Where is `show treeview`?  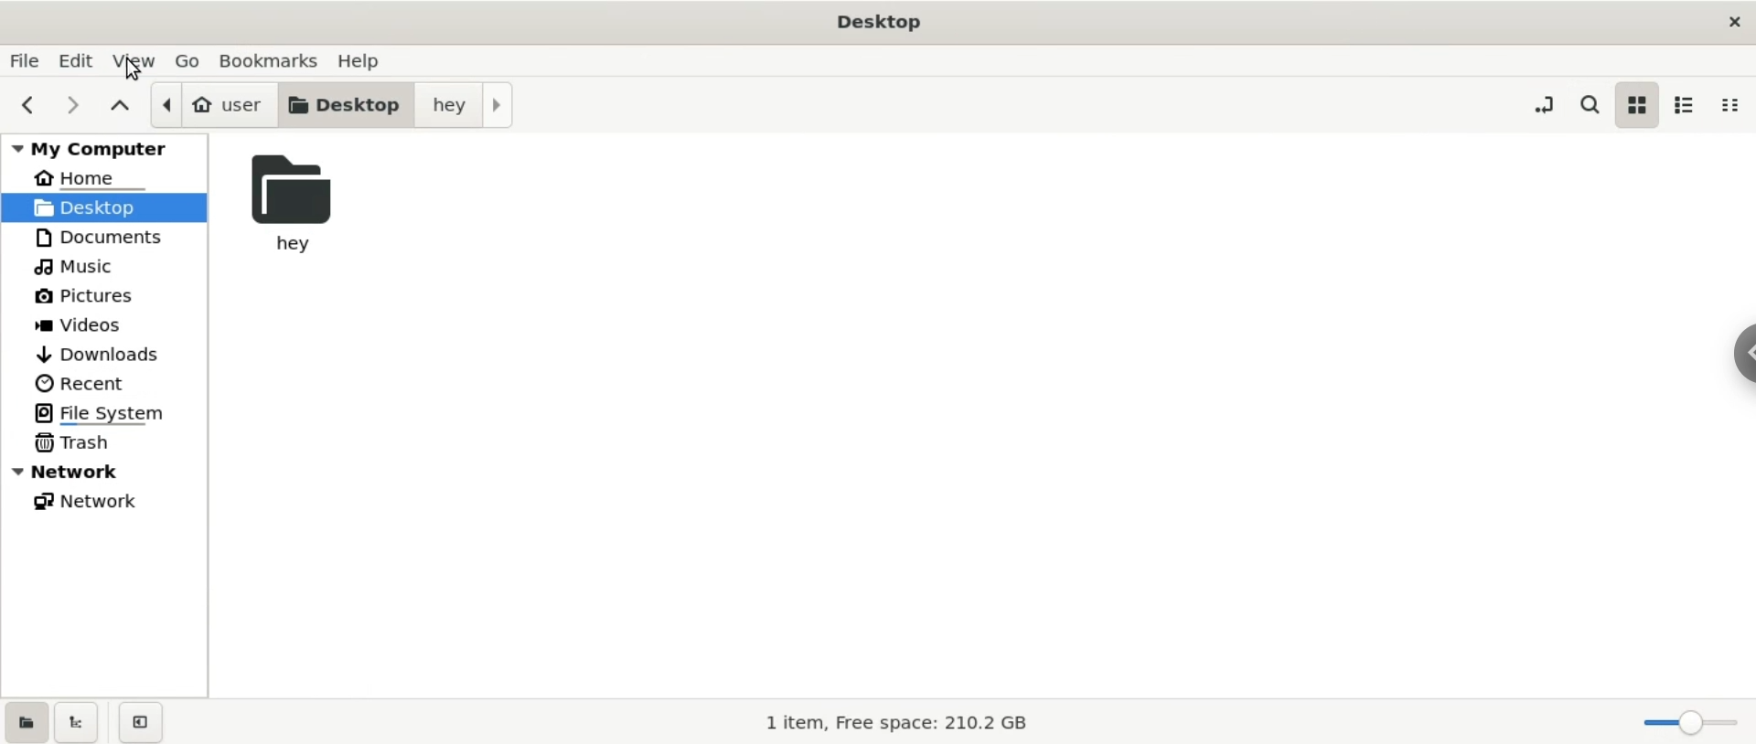 show treeview is located at coordinates (75, 720).